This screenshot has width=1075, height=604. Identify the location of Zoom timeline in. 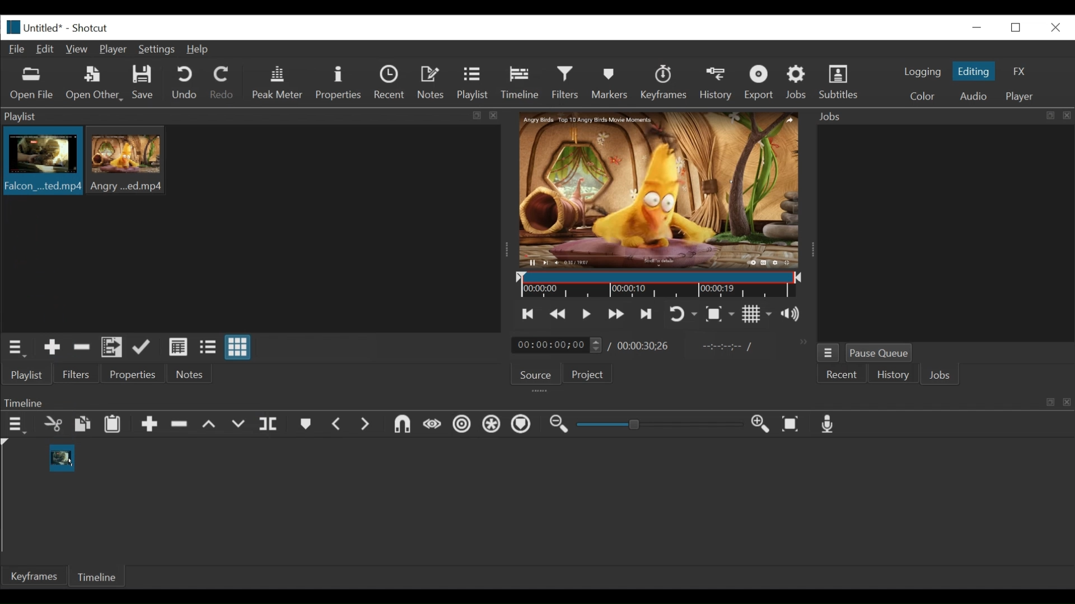
(557, 426).